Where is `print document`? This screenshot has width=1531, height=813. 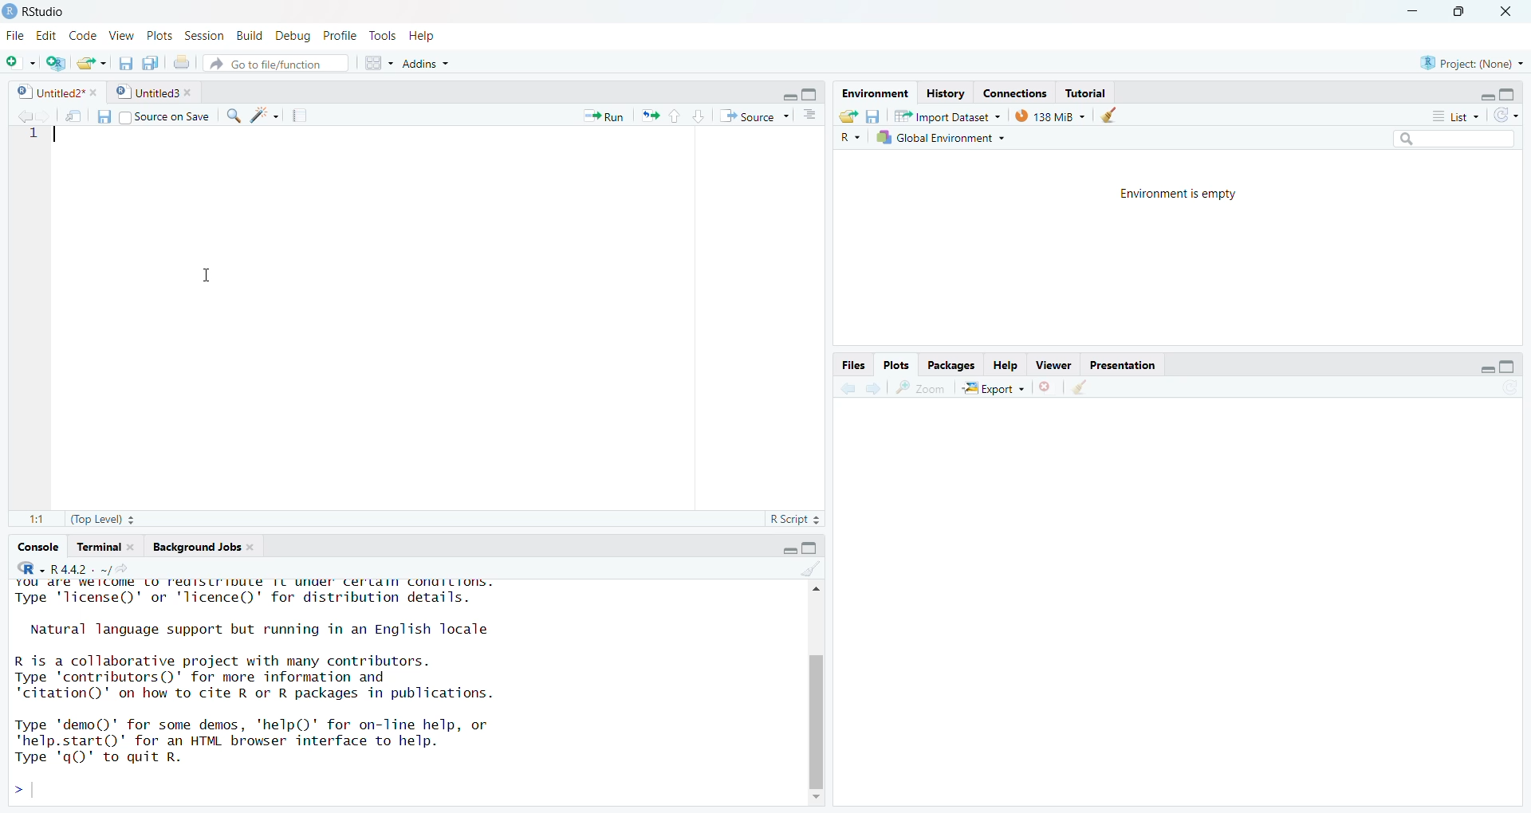 print document is located at coordinates (183, 61).